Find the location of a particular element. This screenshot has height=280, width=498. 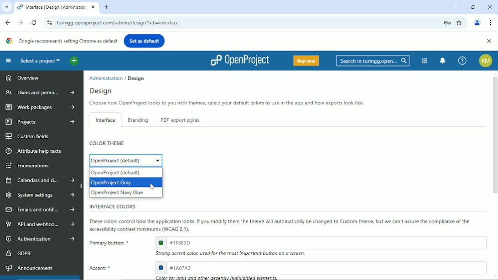

Design is located at coordinates (103, 91).